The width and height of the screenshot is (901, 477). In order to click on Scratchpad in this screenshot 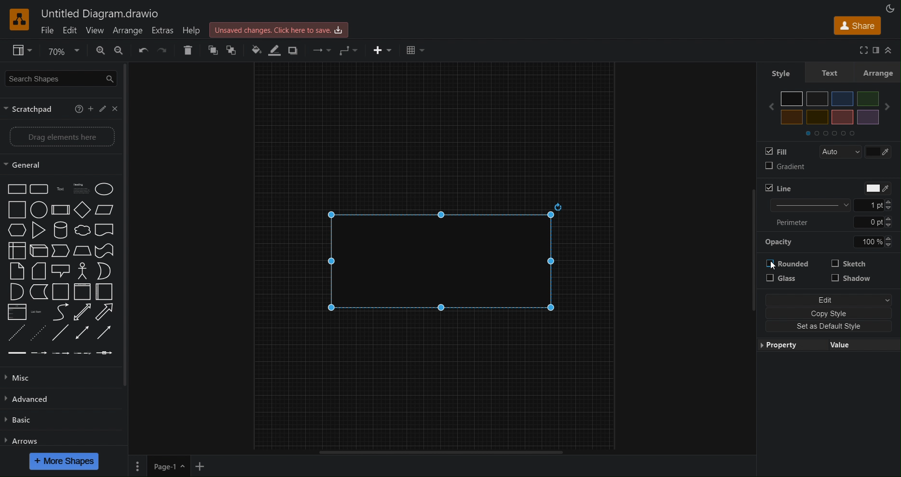, I will do `click(31, 109)`.